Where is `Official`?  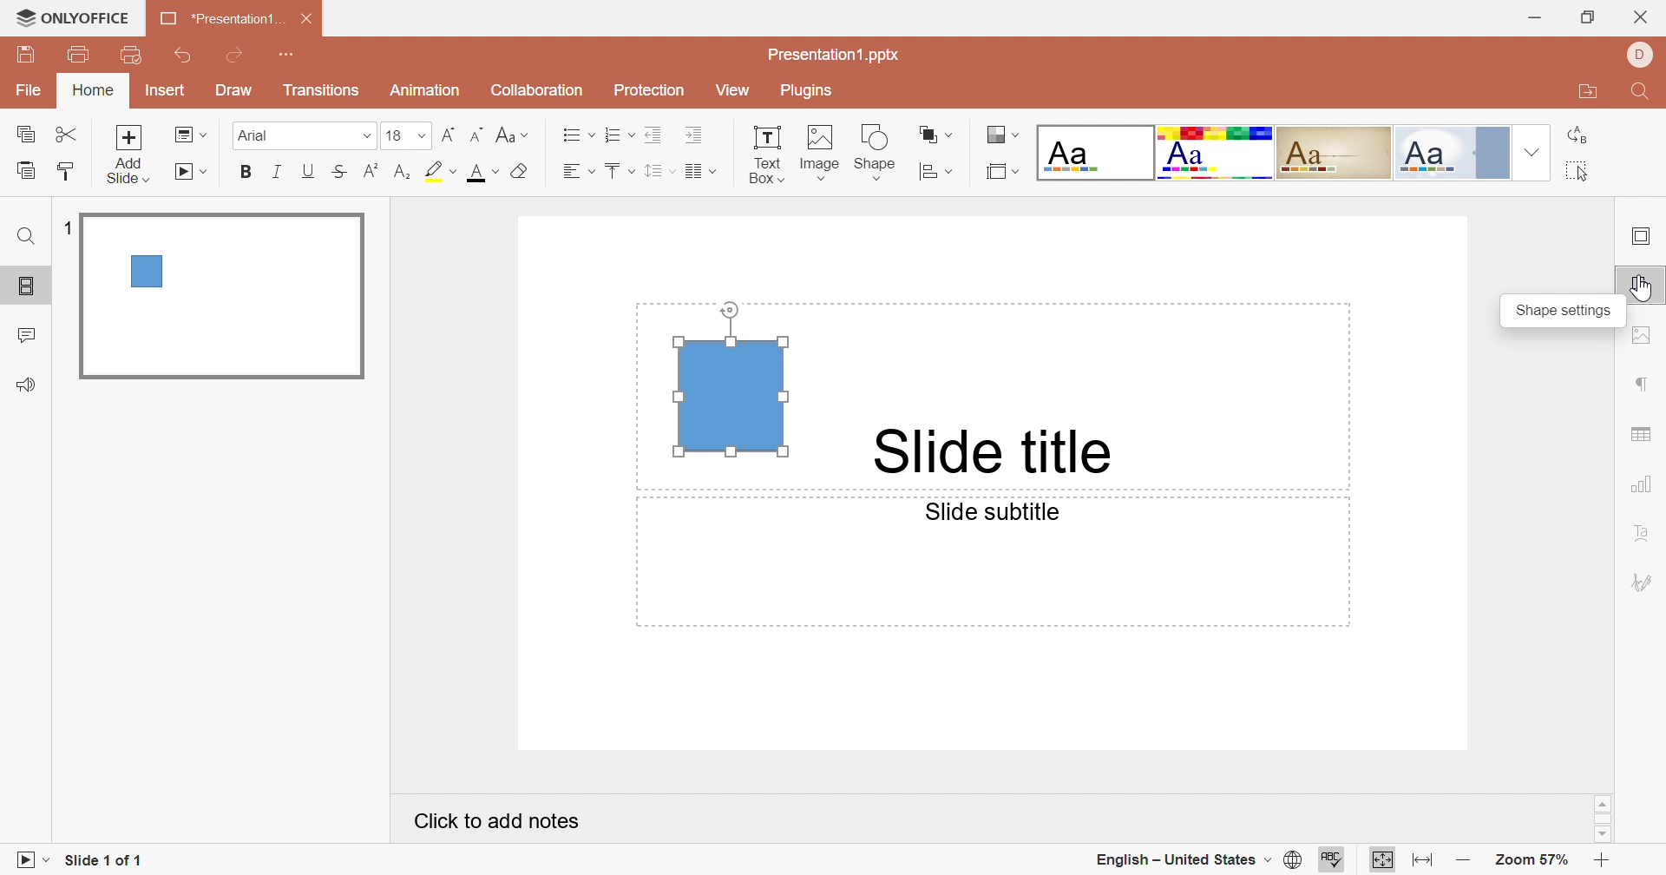
Official is located at coordinates (1459, 154).